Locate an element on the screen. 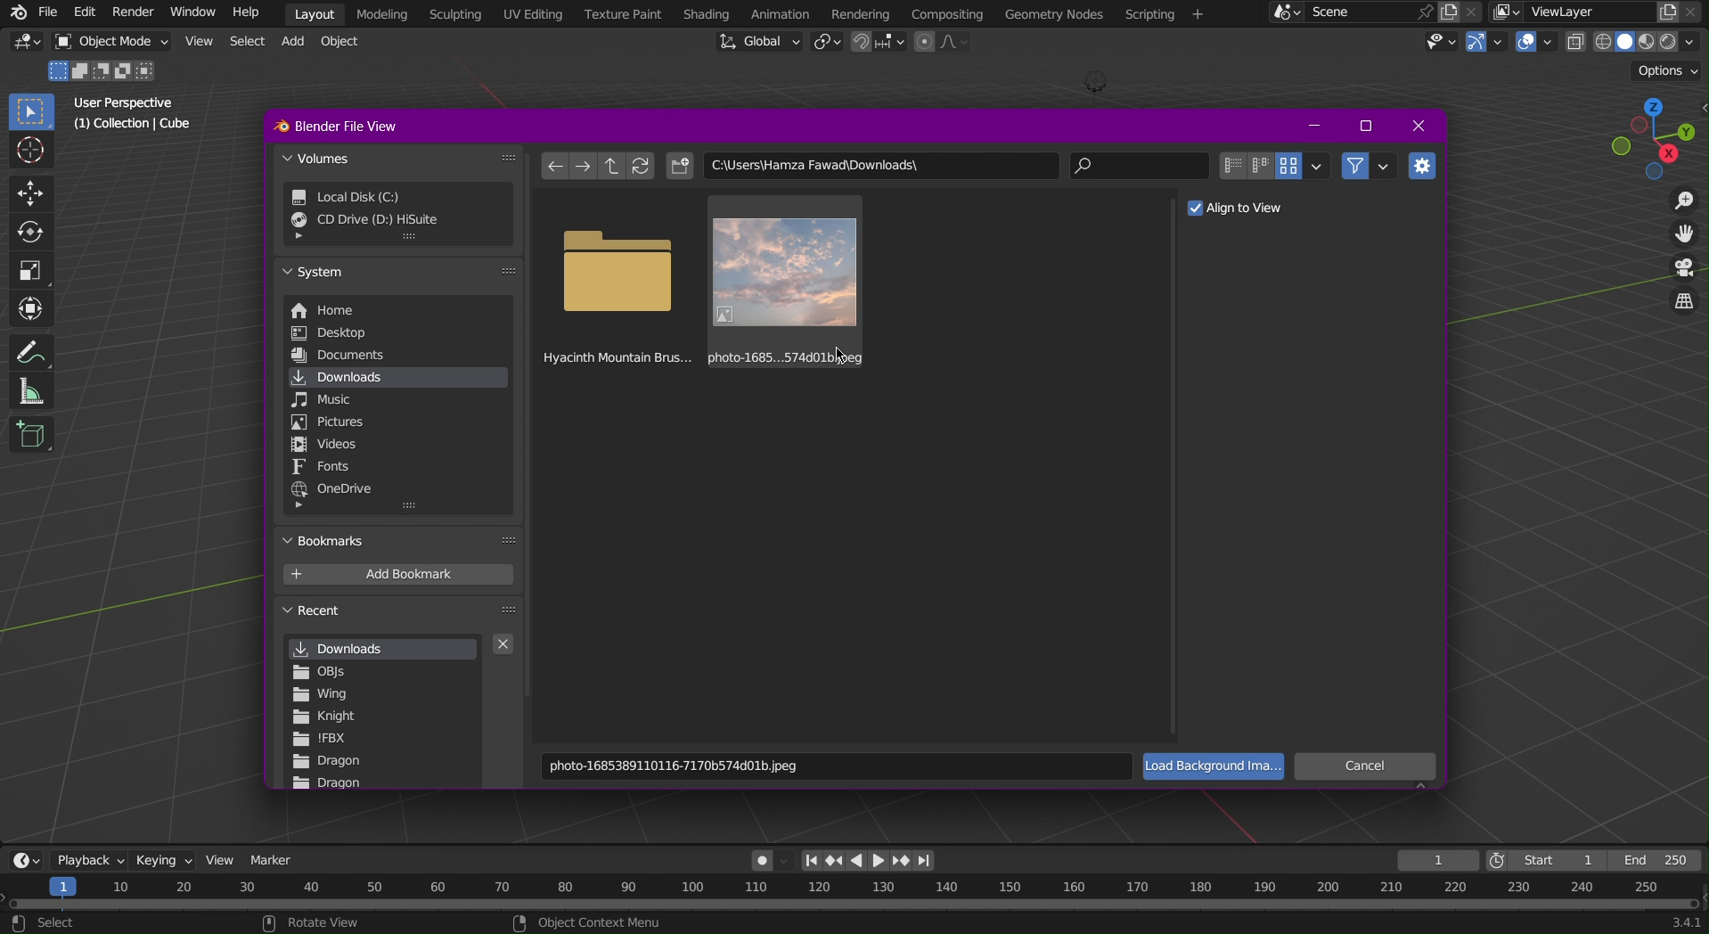 Image resolution: width=1709 pixels, height=934 pixels. Load Background Image is located at coordinates (1216, 768).